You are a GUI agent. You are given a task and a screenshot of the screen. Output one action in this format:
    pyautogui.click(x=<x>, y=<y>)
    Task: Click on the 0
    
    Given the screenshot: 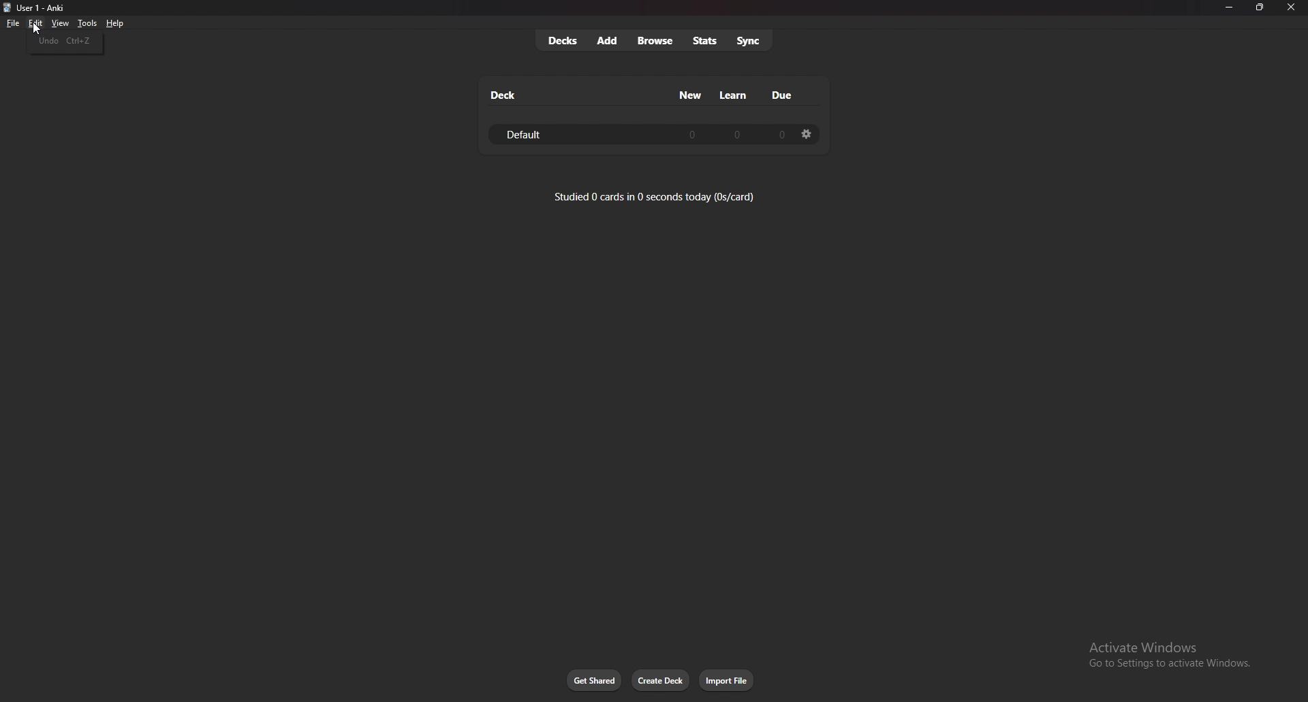 What is the action you would take?
    pyautogui.click(x=736, y=135)
    